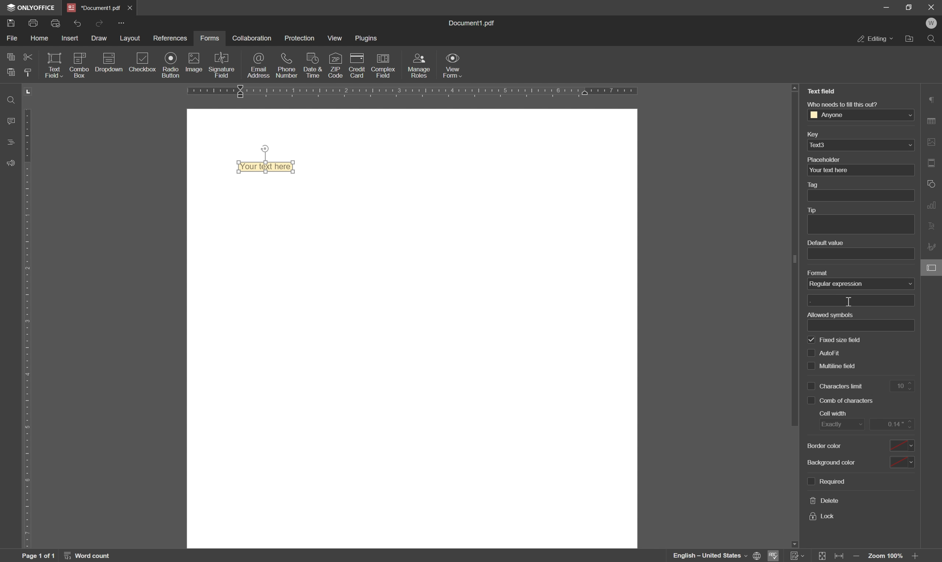  What do you see at coordinates (131, 8) in the screenshot?
I see `*Document1.pdf` at bounding box center [131, 8].